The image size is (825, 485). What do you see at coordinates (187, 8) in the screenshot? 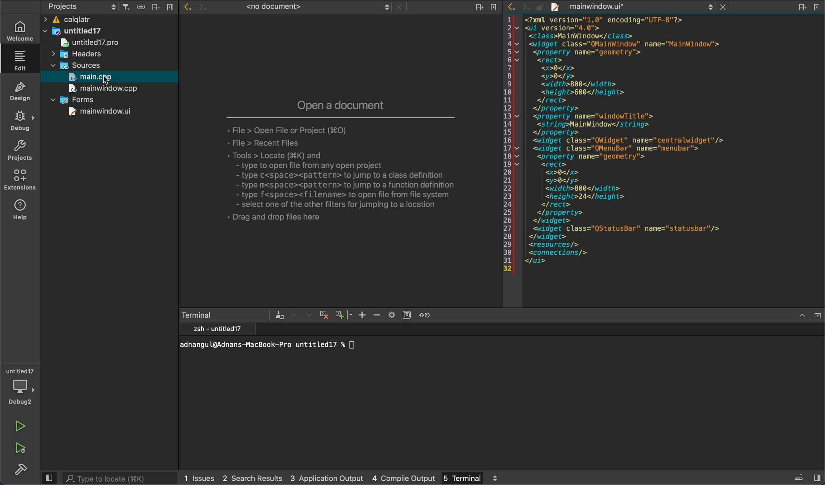
I see `go back` at bounding box center [187, 8].